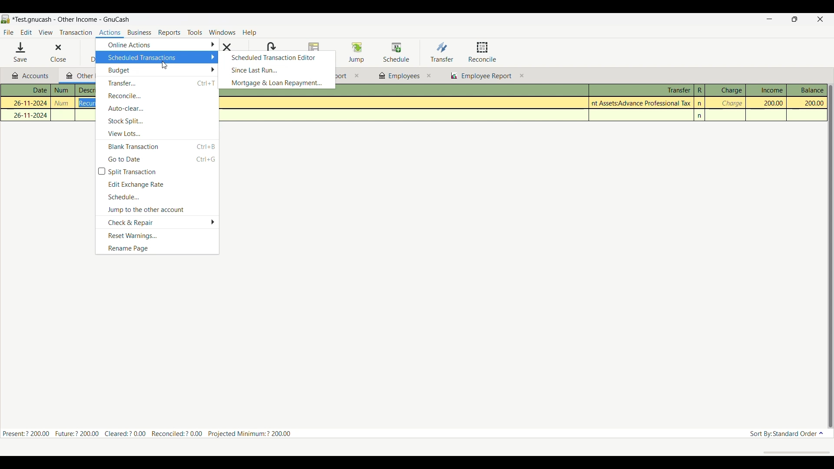  I want to click on Accounts, so click(32, 76).